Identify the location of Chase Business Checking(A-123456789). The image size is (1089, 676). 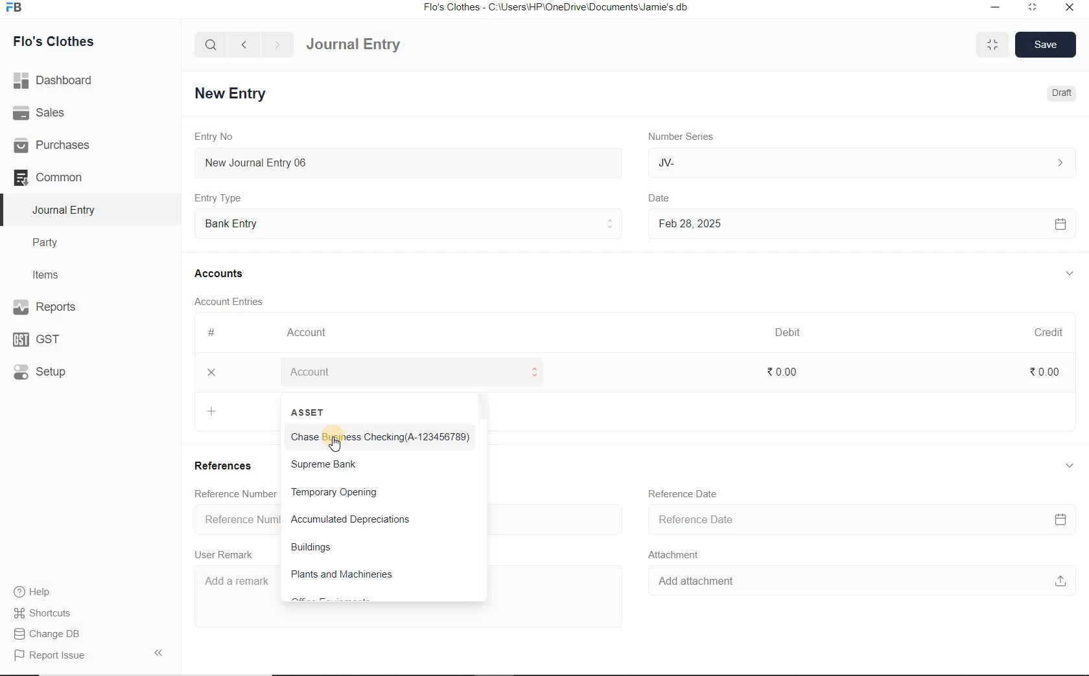
(380, 436).